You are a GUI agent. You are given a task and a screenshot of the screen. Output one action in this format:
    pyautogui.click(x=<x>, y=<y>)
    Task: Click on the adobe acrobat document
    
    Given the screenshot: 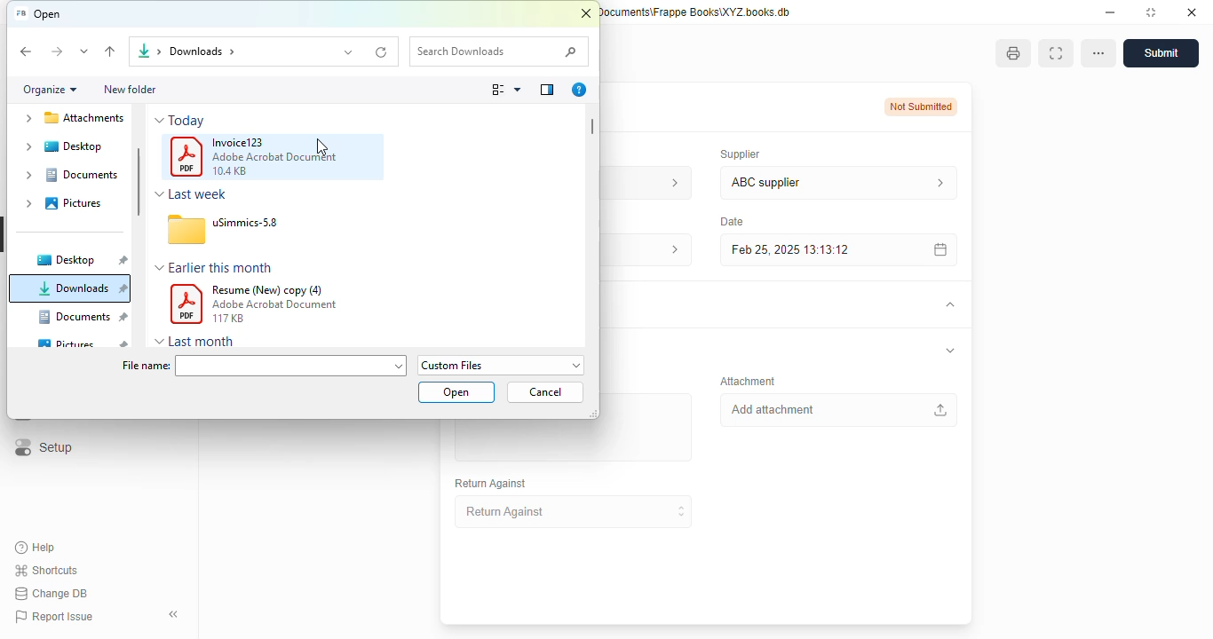 What is the action you would take?
    pyautogui.click(x=274, y=157)
    